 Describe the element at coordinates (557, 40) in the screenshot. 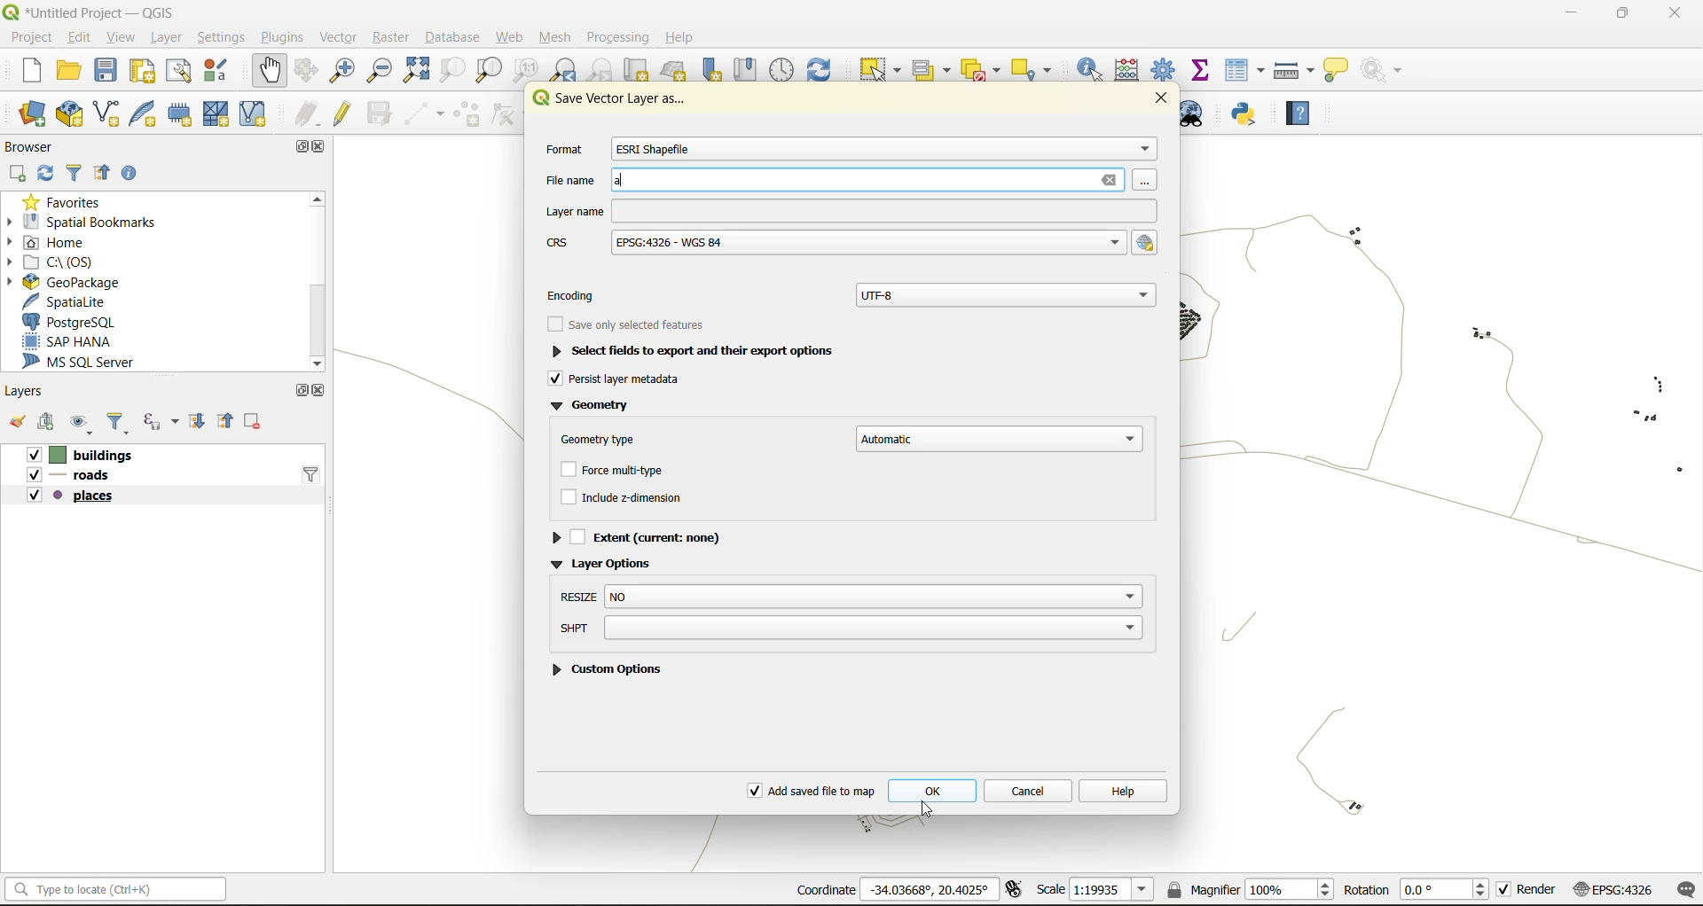

I see `mesh` at that location.